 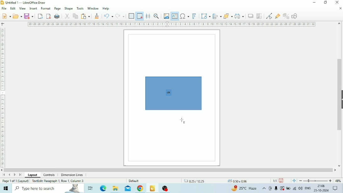 I want to click on Charging, plugged in, so click(x=288, y=188).